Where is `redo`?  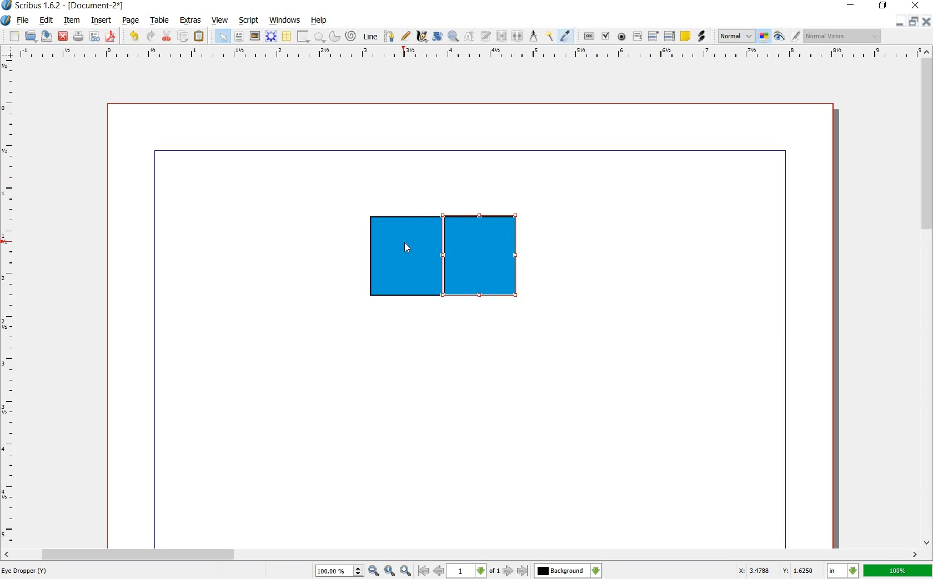
redo is located at coordinates (151, 37).